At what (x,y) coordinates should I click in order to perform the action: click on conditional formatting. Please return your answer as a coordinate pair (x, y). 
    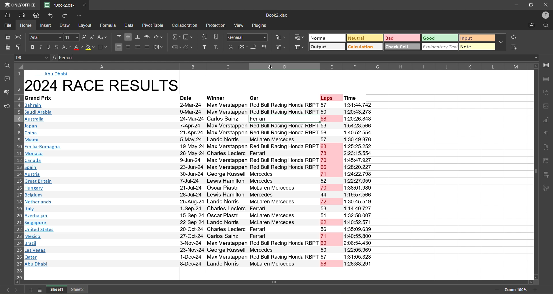
    Looking at the image, I should click on (300, 37).